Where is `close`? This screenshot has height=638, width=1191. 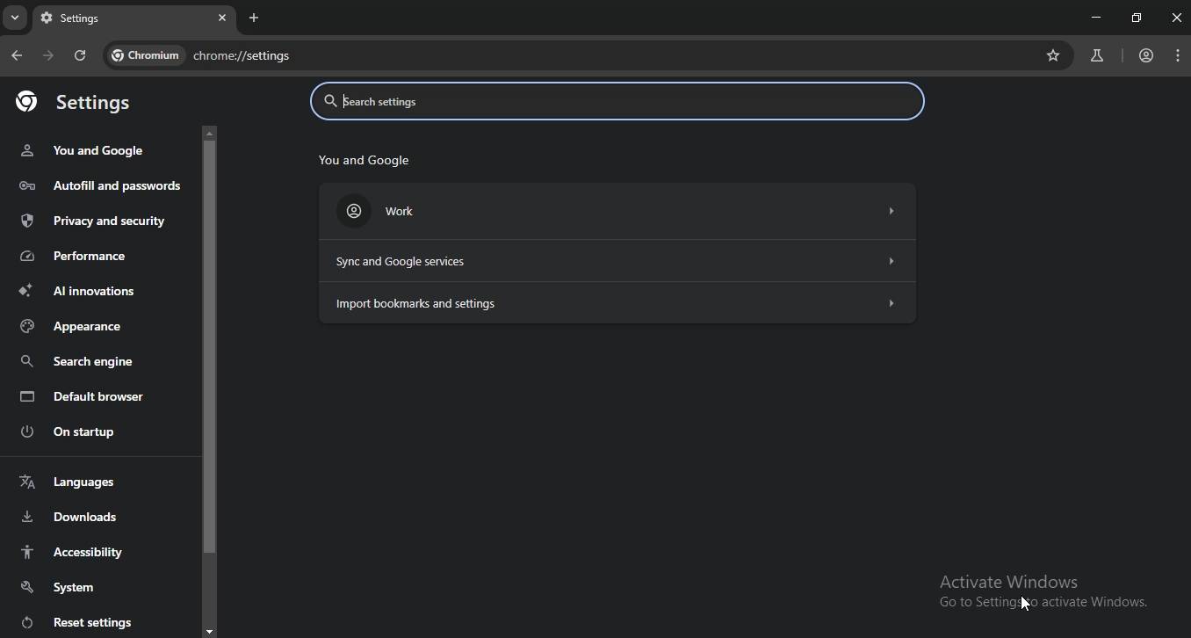 close is located at coordinates (1177, 18).